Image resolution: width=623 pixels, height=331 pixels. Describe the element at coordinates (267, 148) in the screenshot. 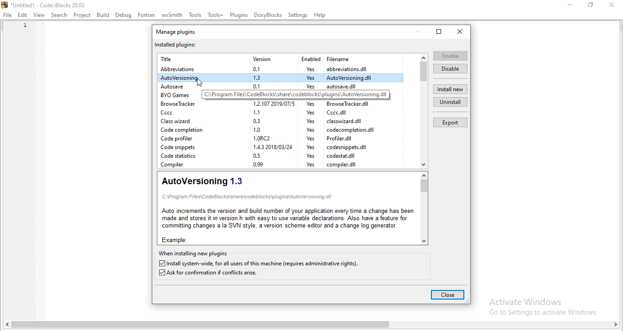

I see `‘Code snippets 1432018/03/24 Yes  codesnippets.dil` at that location.